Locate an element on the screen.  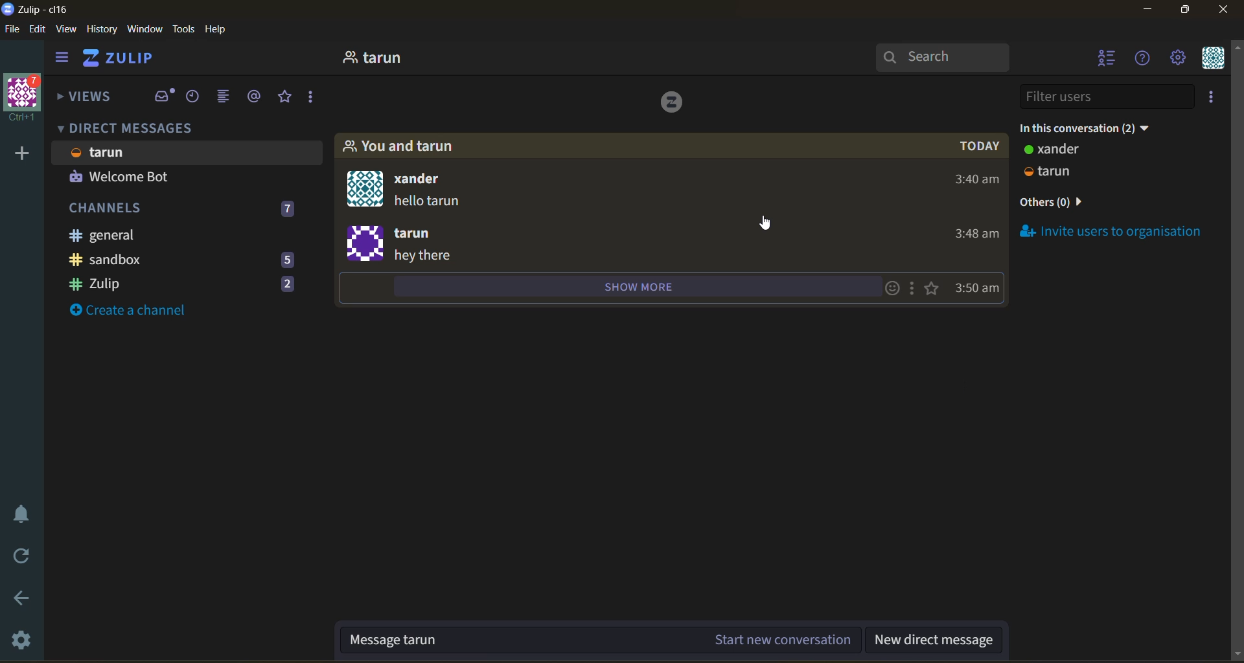
user is located at coordinates (1057, 152).